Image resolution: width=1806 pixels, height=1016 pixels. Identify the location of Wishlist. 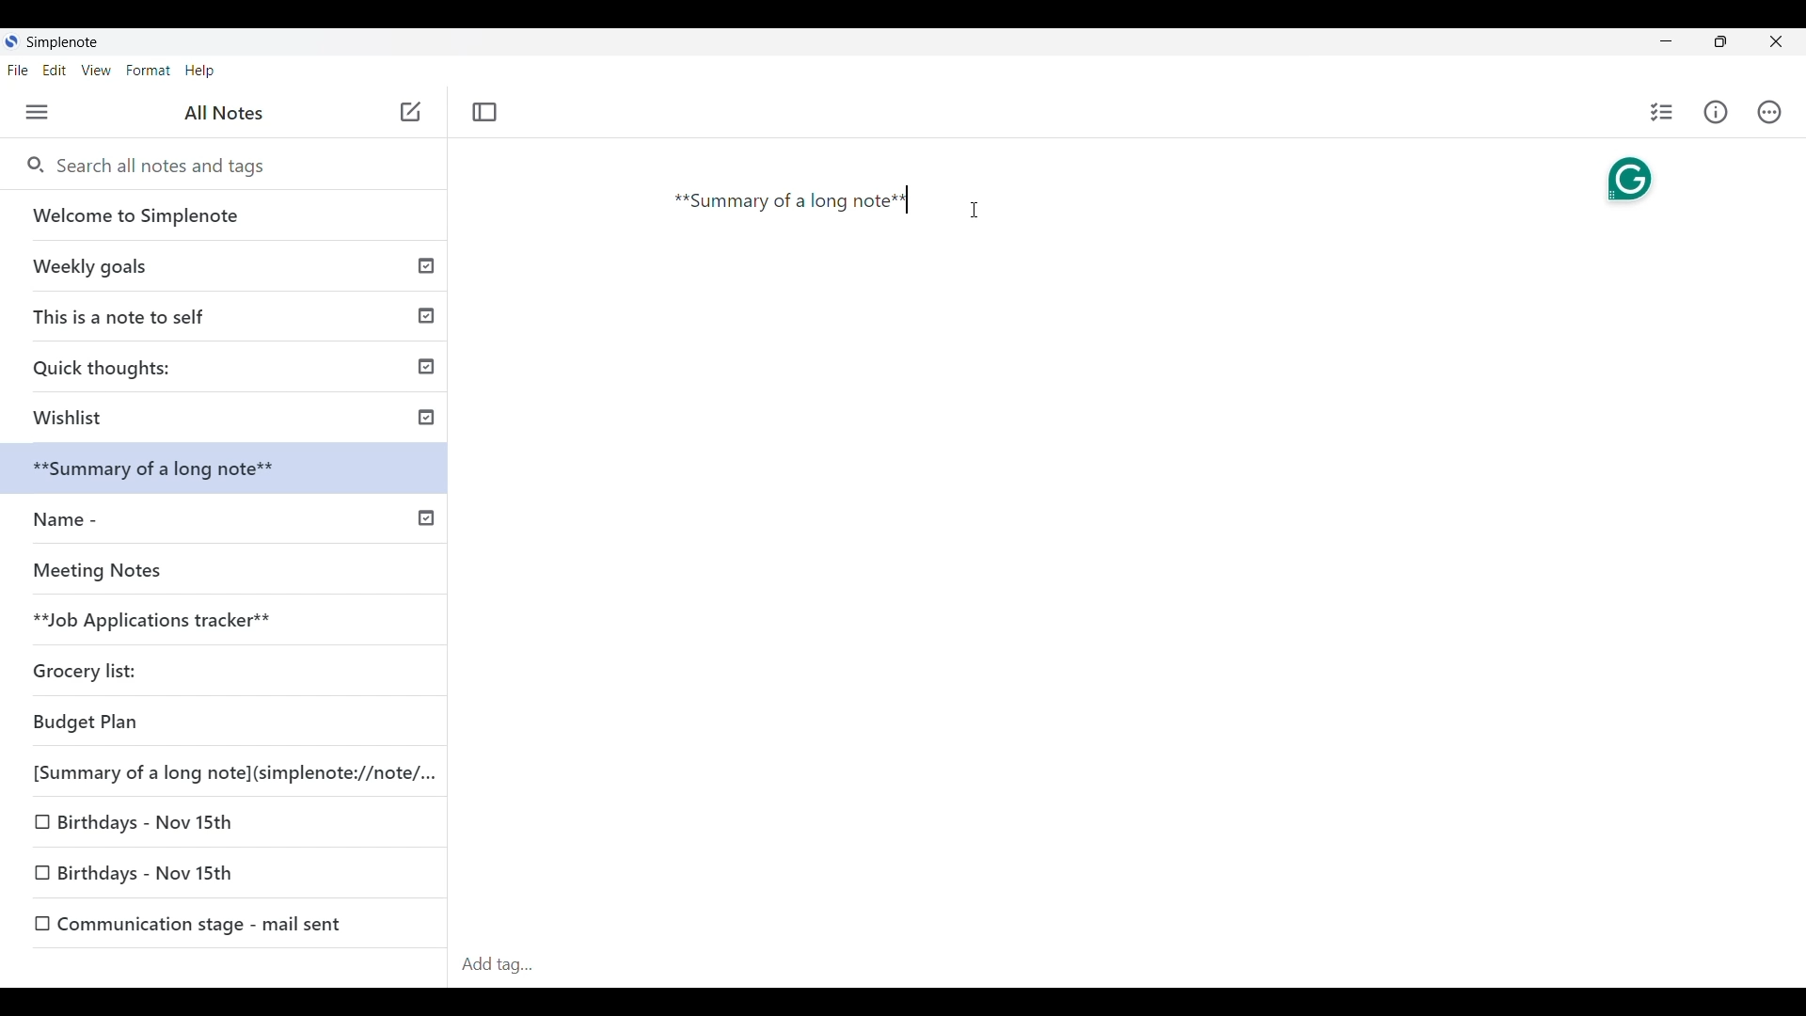
(228, 416).